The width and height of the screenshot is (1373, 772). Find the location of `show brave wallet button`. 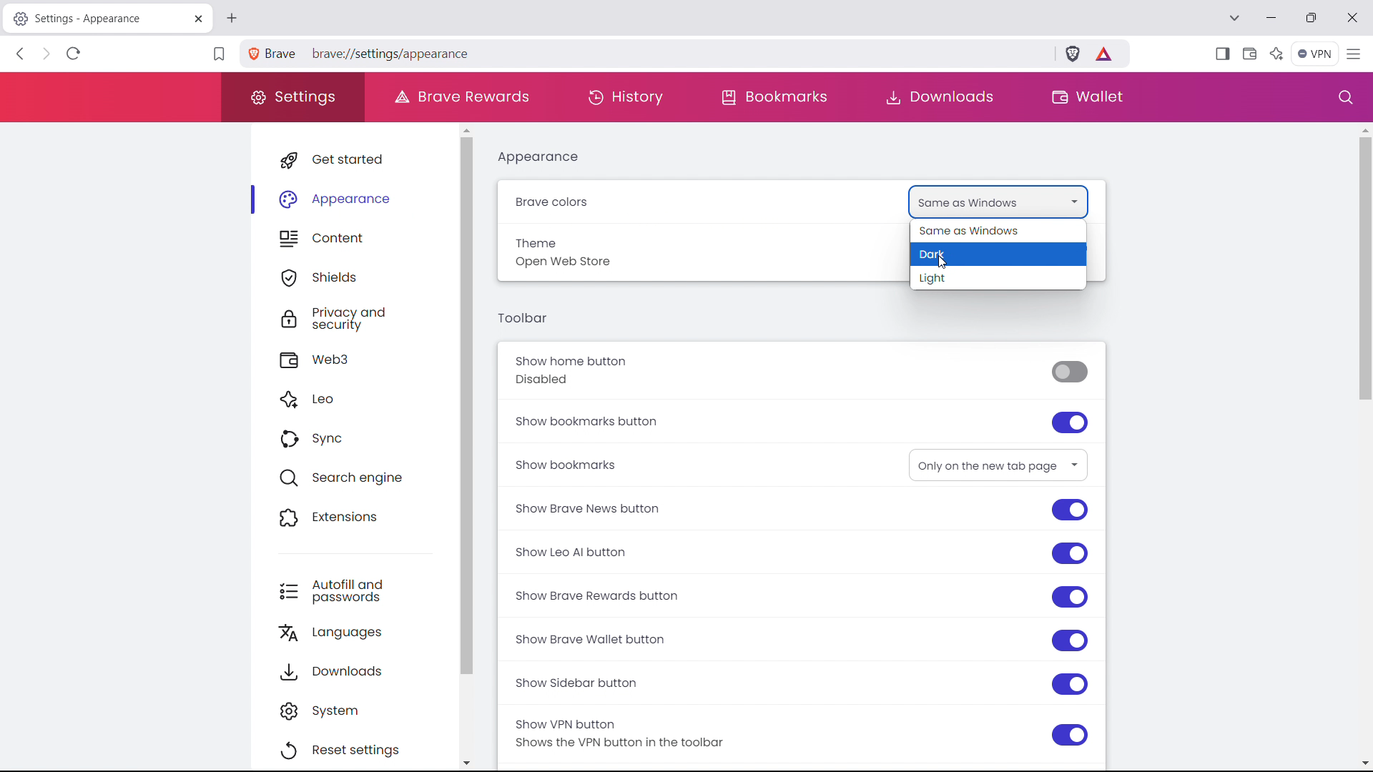

show brave wallet button is located at coordinates (800, 638).